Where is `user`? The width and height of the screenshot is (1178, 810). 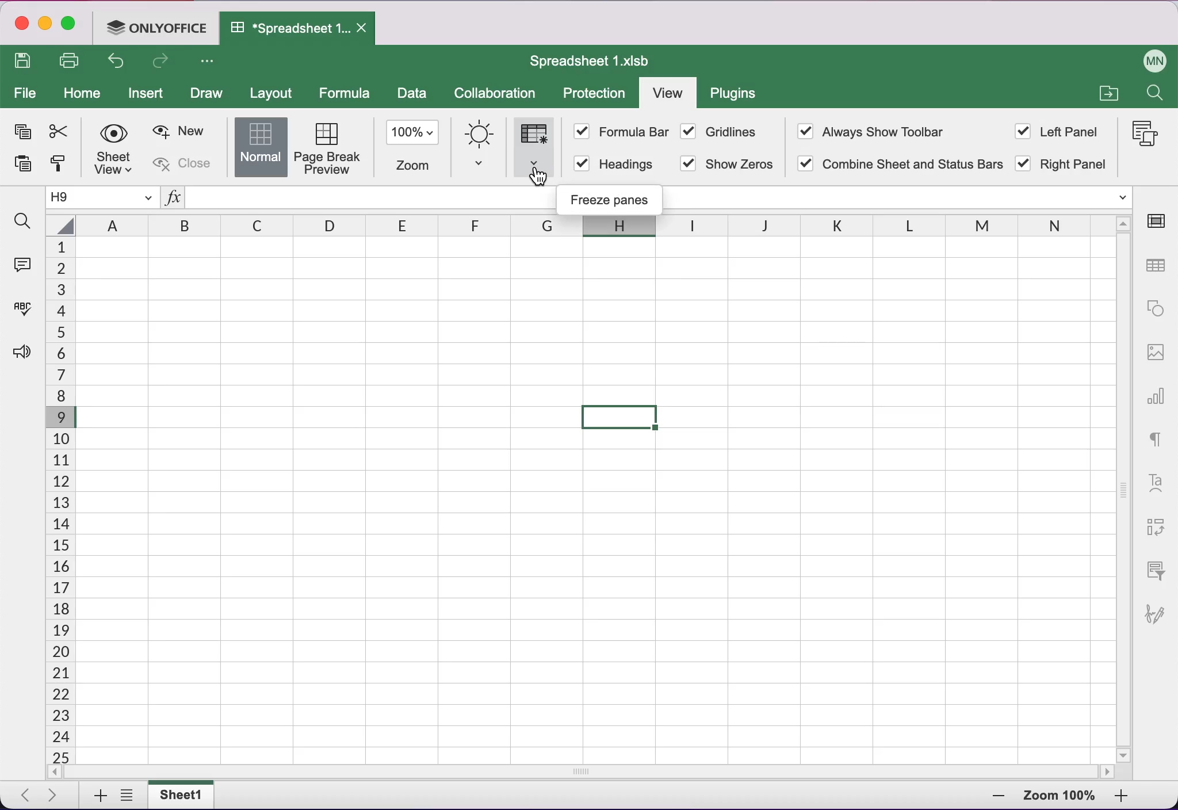
user is located at coordinates (1149, 59).